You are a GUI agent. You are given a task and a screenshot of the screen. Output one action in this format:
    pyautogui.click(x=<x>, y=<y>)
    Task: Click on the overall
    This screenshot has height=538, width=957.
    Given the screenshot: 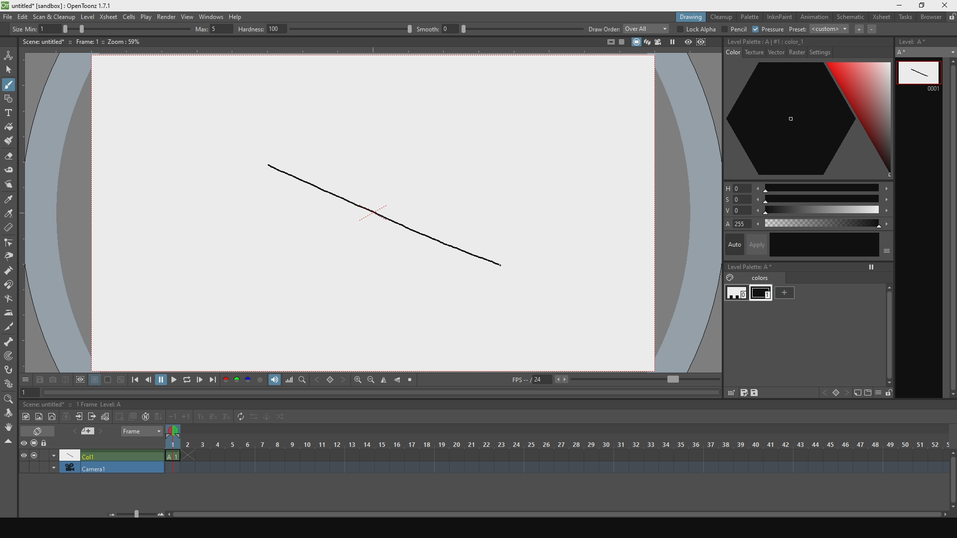 What is the action you would take?
    pyautogui.click(x=646, y=29)
    